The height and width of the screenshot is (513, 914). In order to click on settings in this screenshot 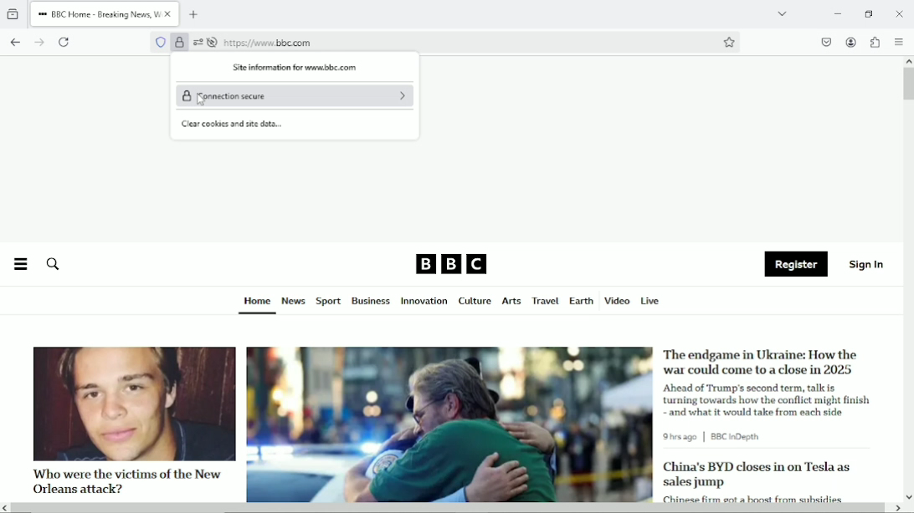, I will do `click(198, 43)`.